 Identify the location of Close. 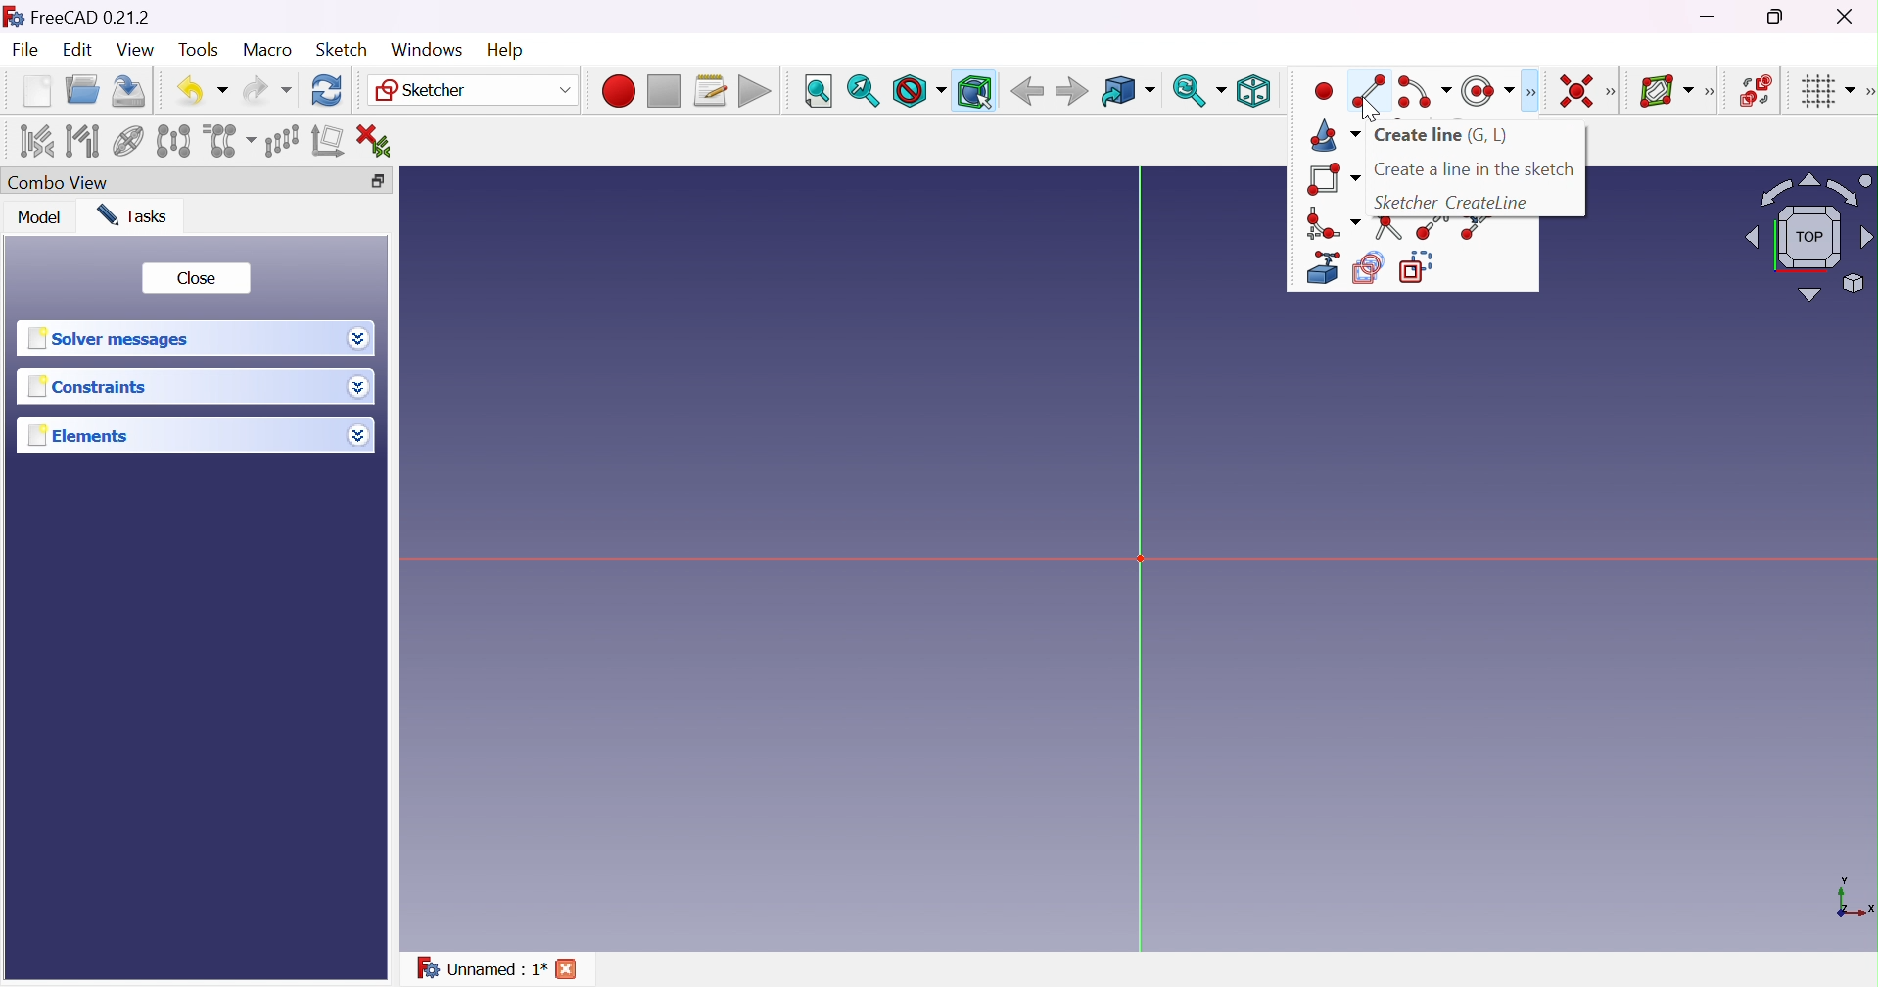
(199, 279).